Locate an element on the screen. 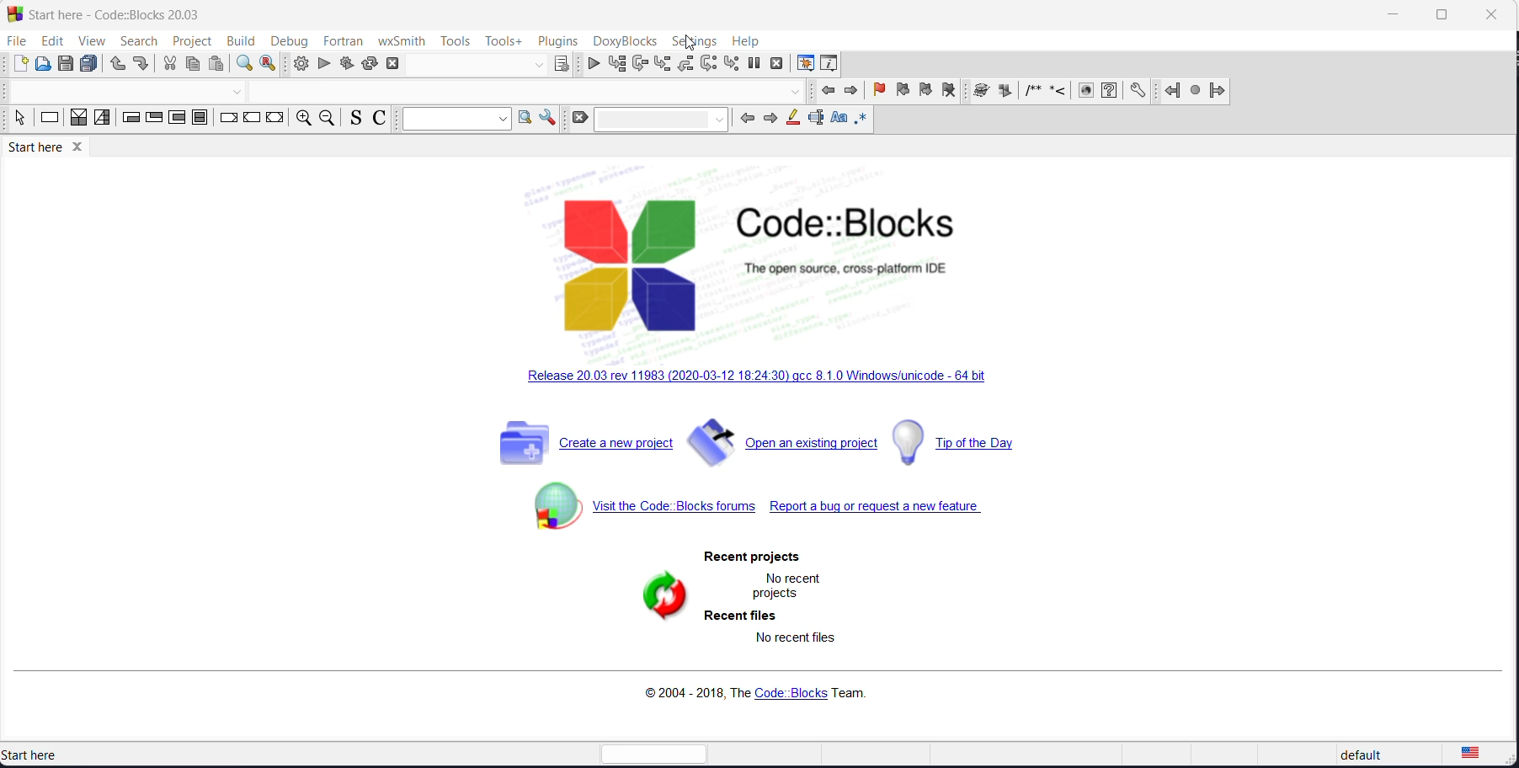 Image resolution: width=1519 pixels, height=768 pixels. stop debugging is located at coordinates (778, 64).